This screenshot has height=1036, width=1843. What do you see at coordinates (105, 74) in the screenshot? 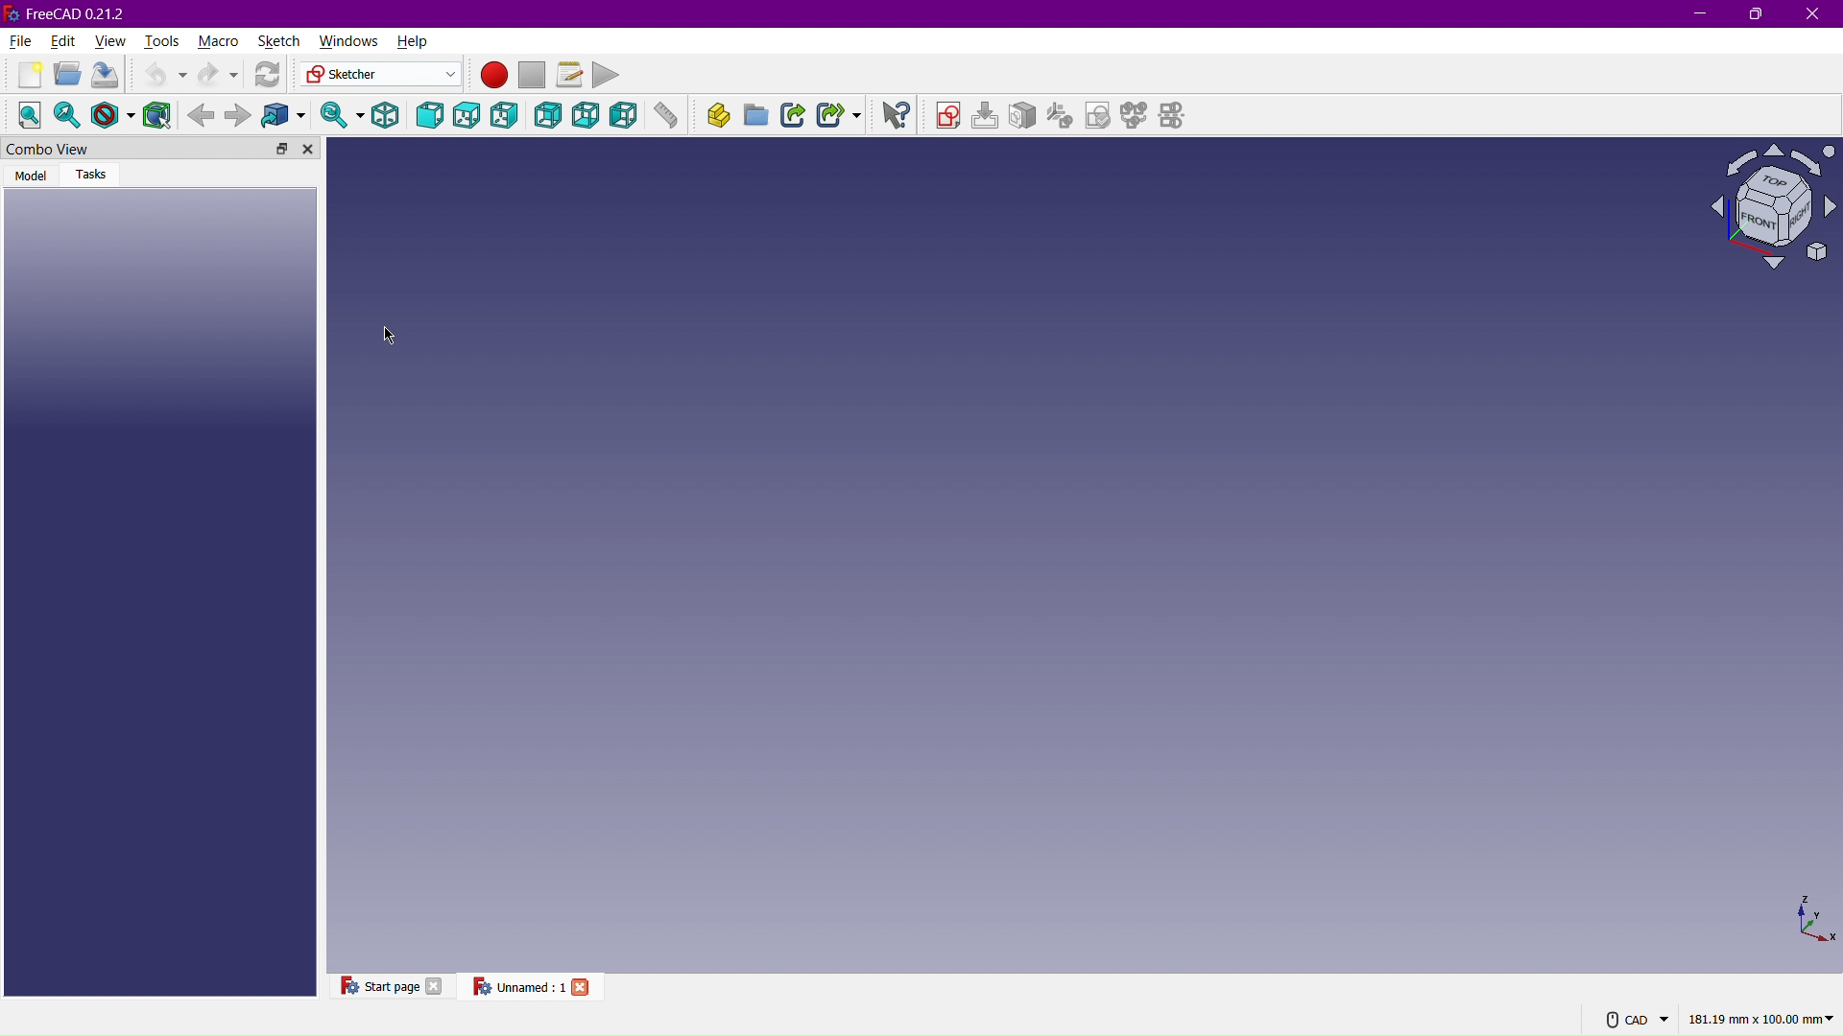
I see `Save` at bounding box center [105, 74].